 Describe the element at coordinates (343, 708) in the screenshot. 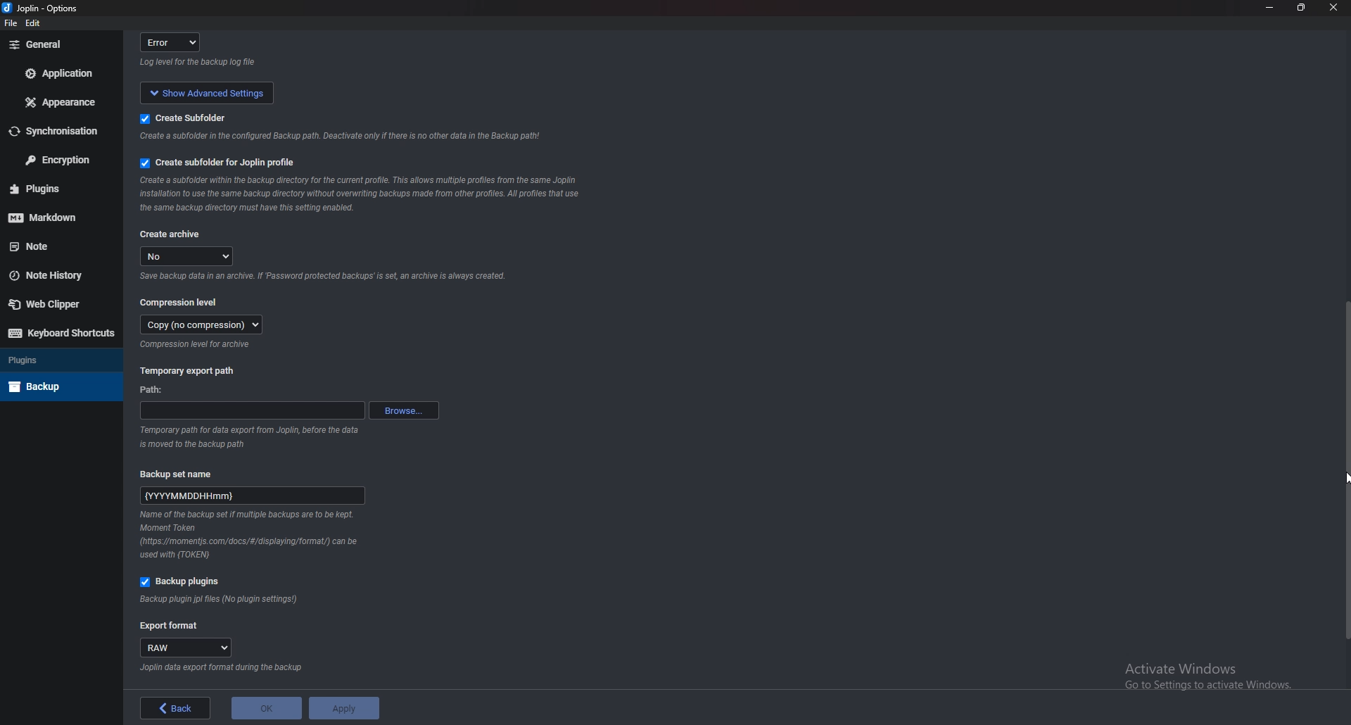

I see `apply` at that location.